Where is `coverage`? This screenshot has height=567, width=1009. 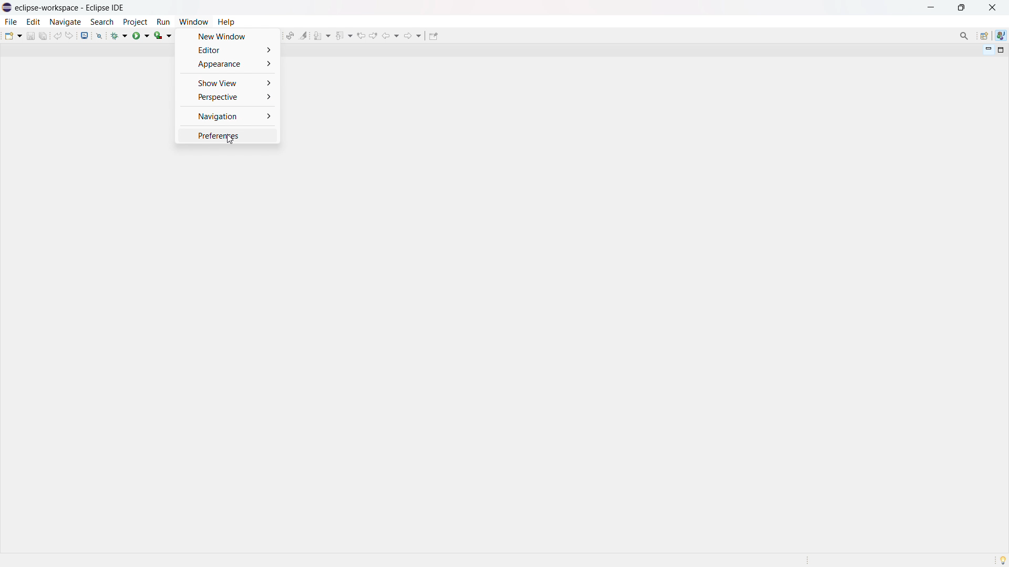 coverage is located at coordinates (163, 35).